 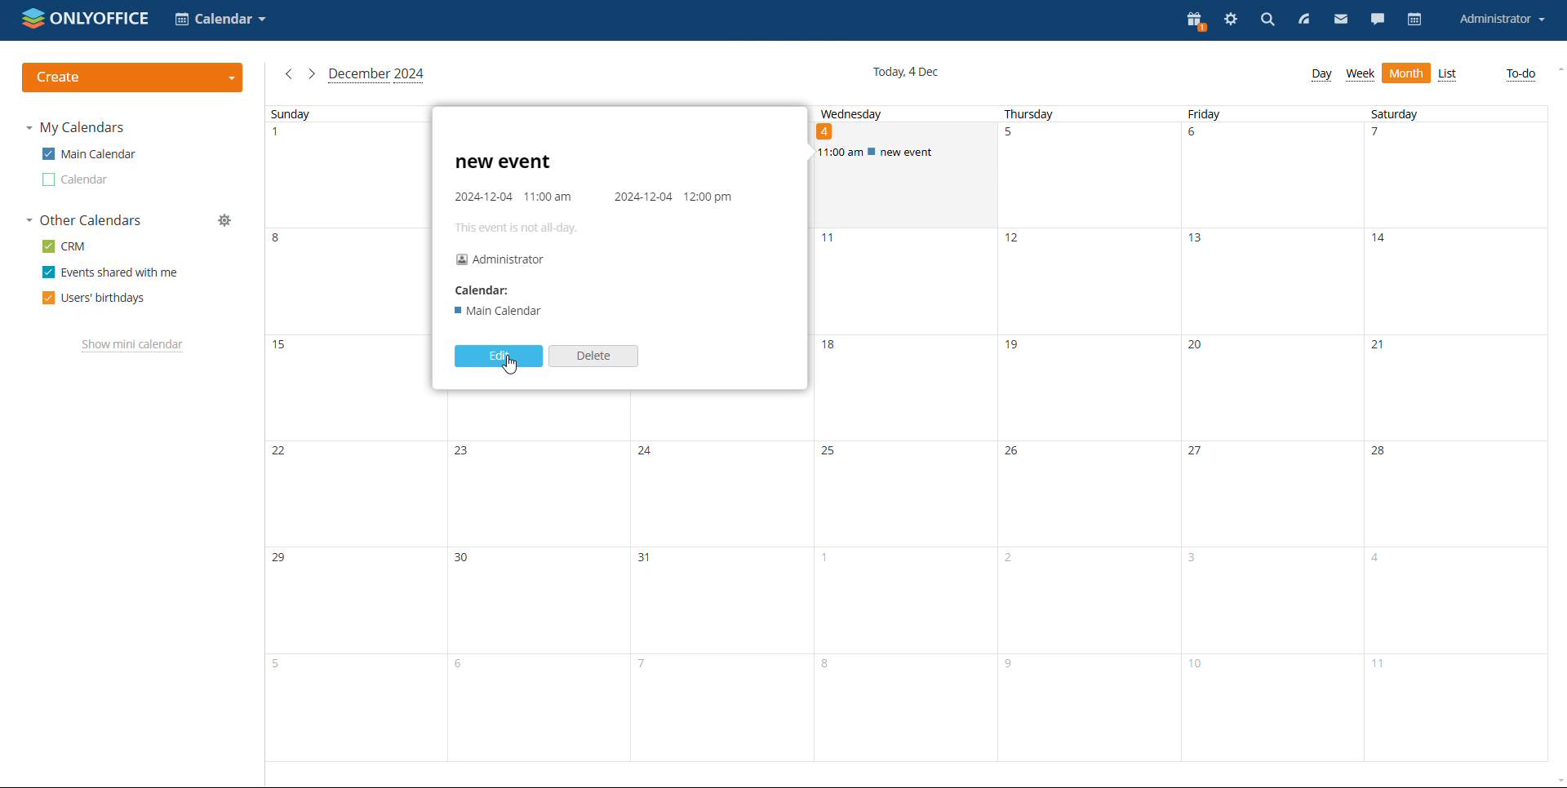 I want to click on other calendars, so click(x=84, y=221).